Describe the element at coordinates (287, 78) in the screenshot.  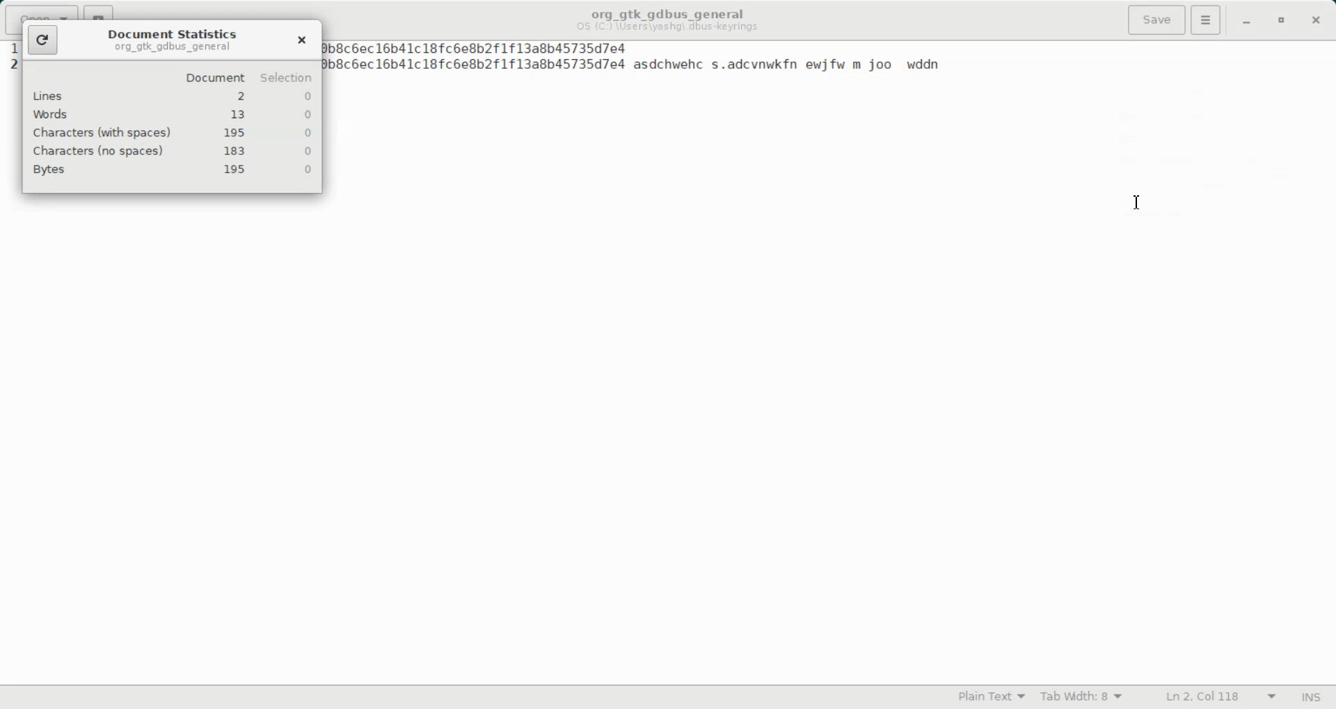
I see `selection` at that location.